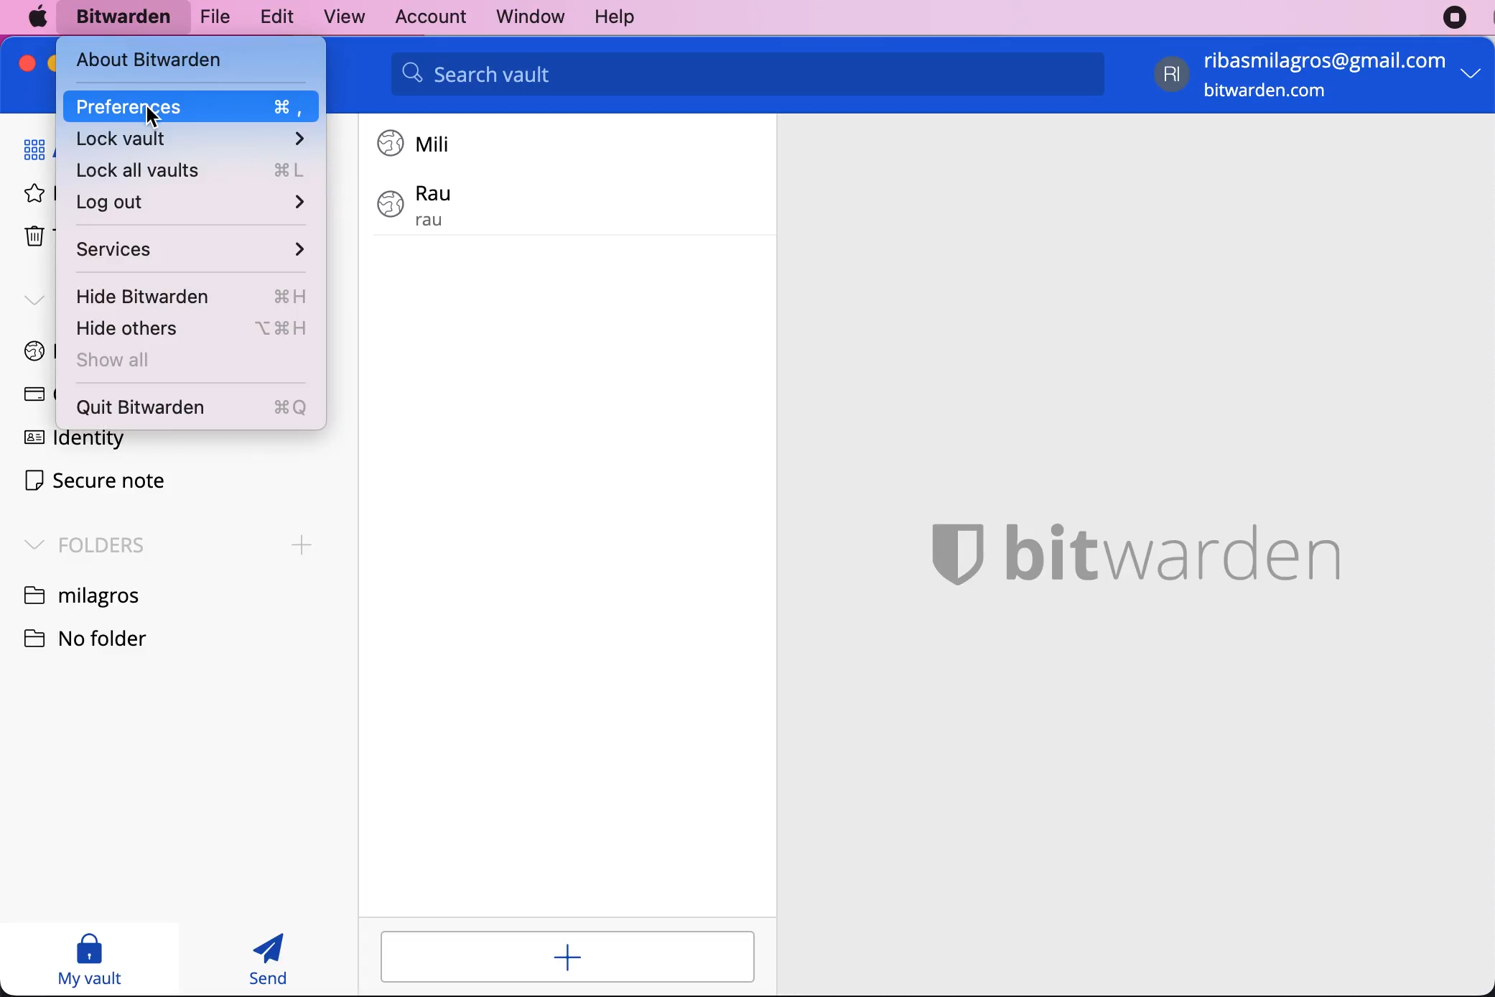  Describe the element at coordinates (478, 205) in the screenshot. I see `login 2` at that location.